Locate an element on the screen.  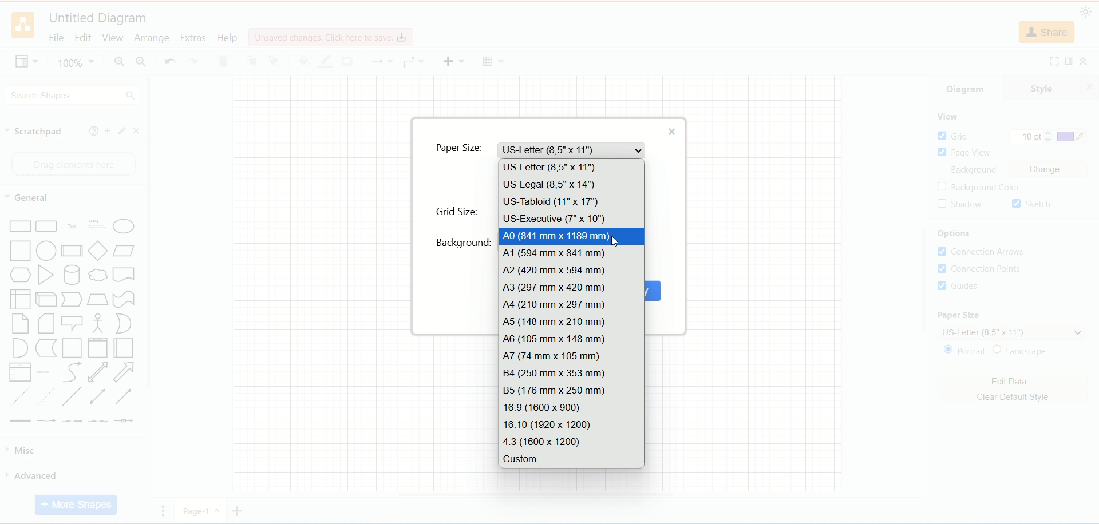
Line is located at coordinates (72, 397).